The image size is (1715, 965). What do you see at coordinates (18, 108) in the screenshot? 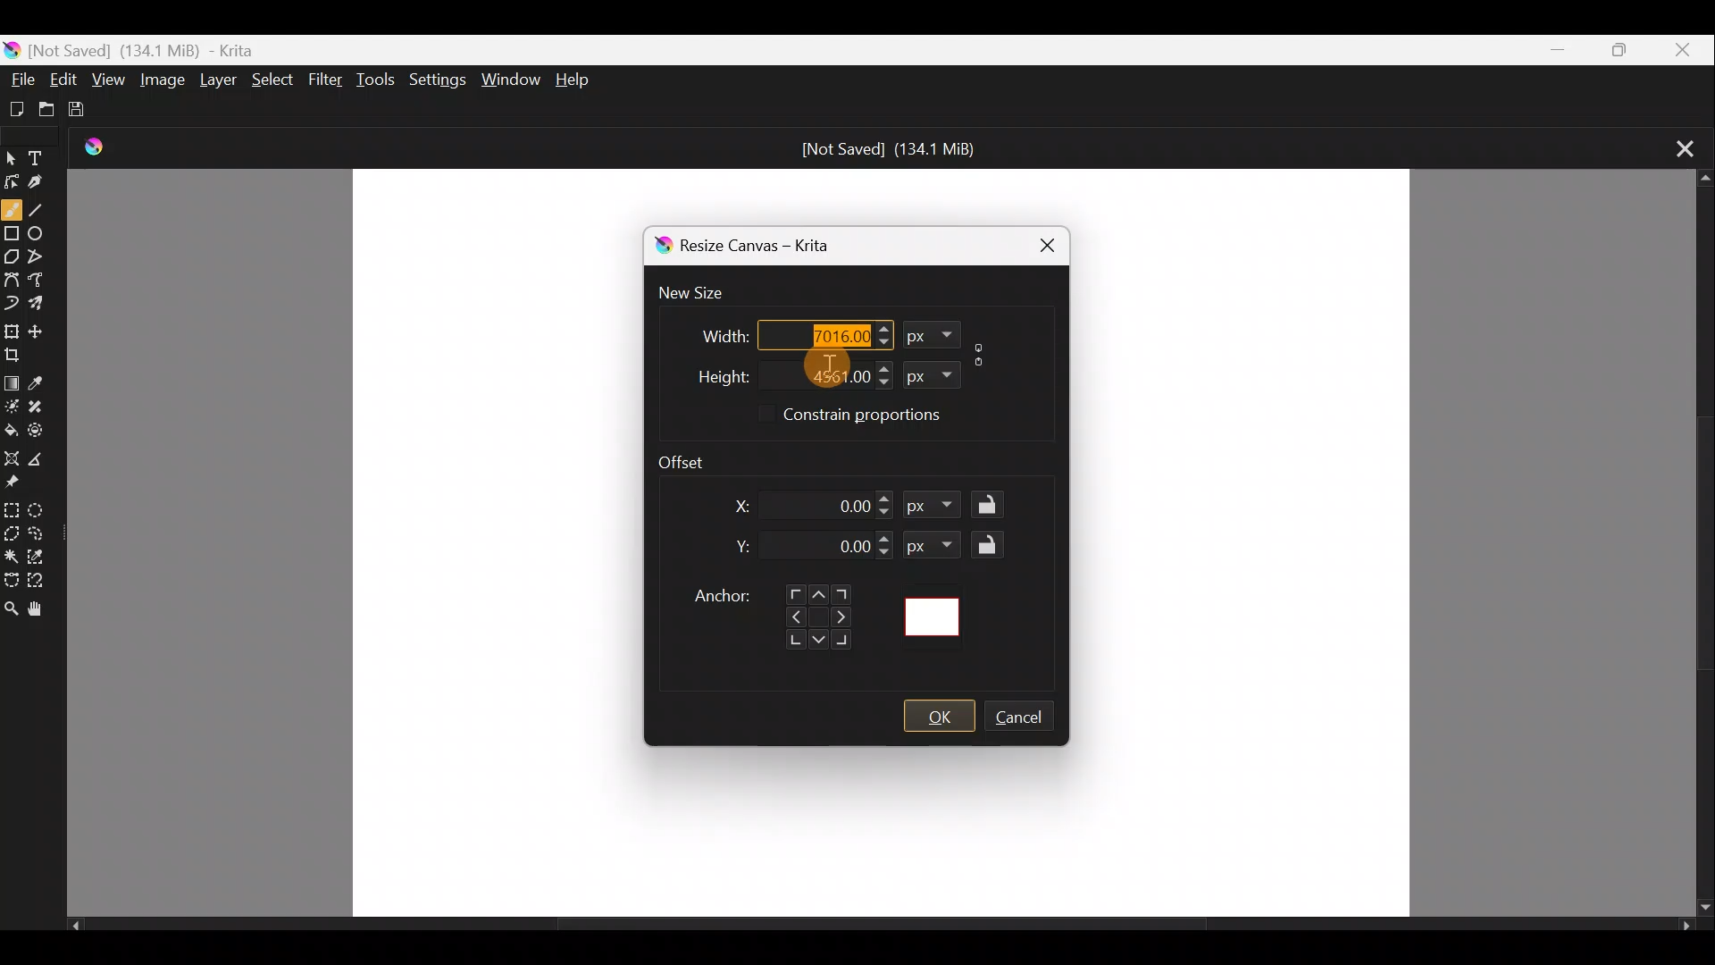
I see `Create a new document` at bounding box center [18, 108].